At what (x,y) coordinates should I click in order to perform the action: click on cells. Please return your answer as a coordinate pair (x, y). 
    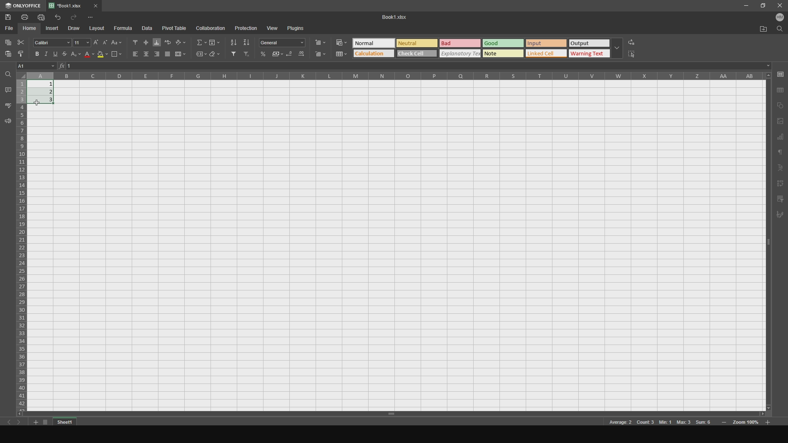
    Looking at the image, I should click on (21, 241).